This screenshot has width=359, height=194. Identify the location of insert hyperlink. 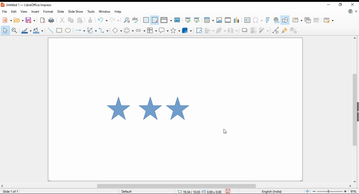
(276, 20).